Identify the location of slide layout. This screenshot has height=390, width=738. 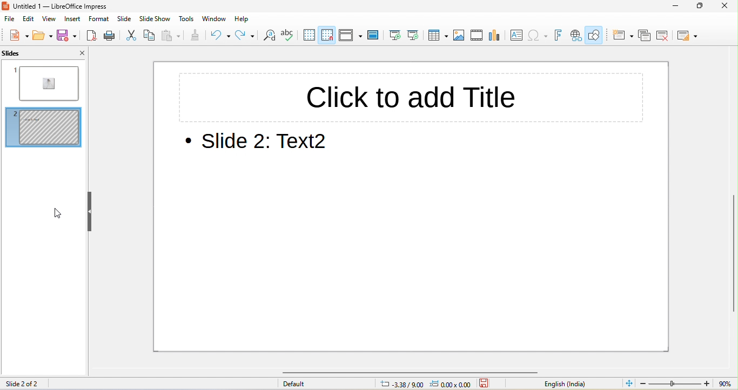
(689, 36).